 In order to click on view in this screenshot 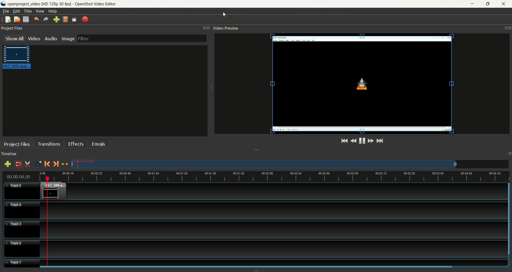, I will do `click(40, 11)`.